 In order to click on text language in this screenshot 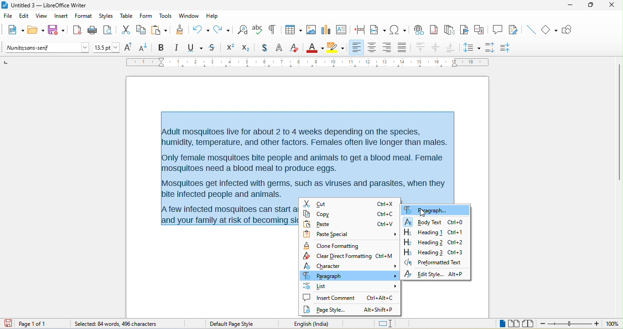, I will do `click(324, 324)`.